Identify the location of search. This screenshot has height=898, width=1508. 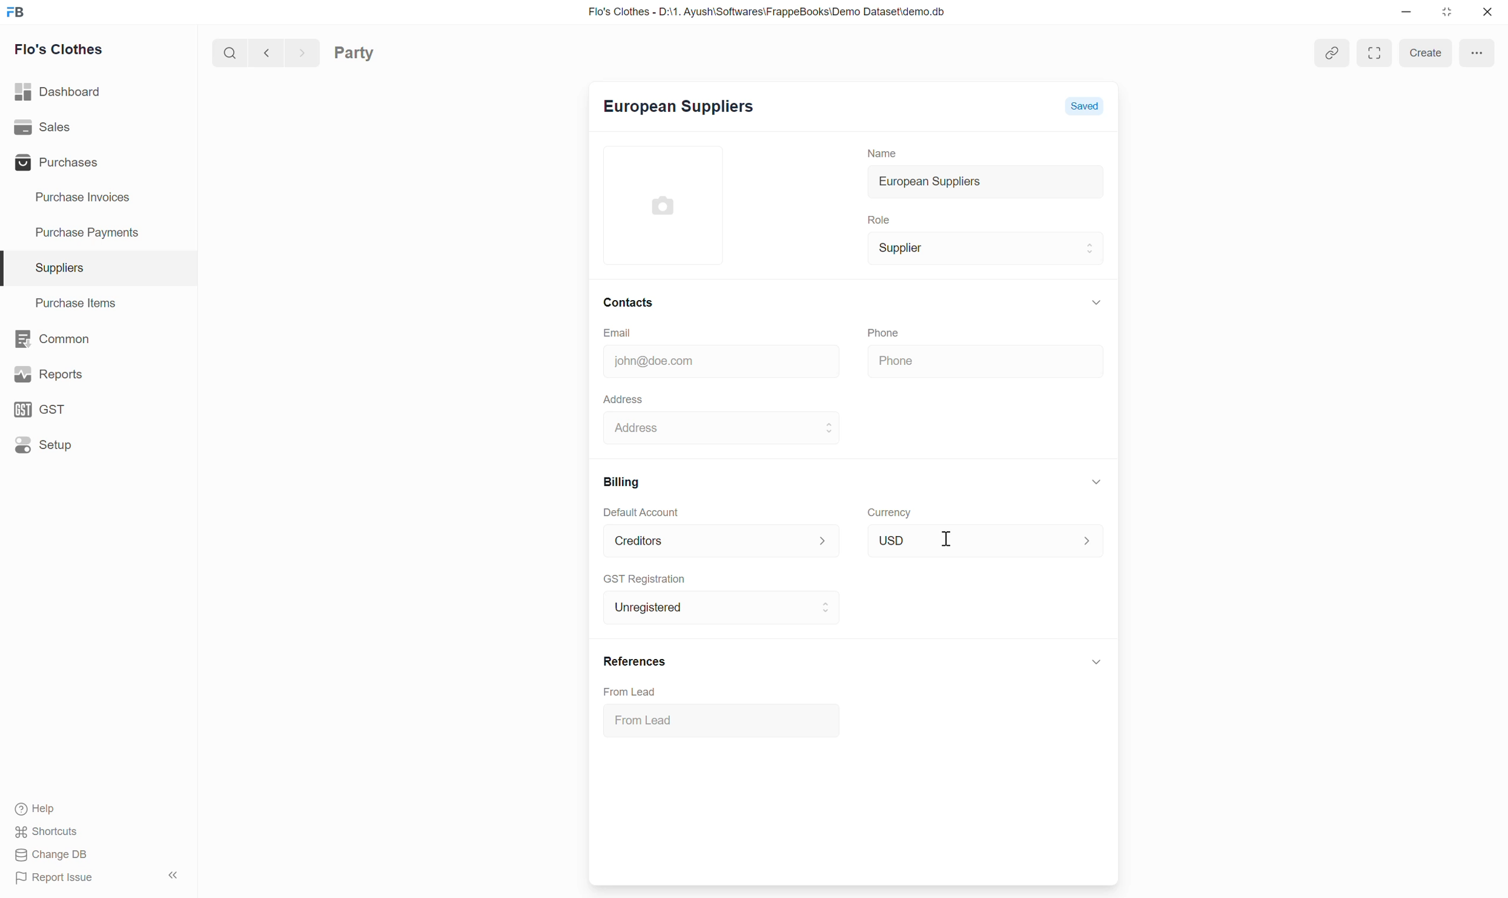
(225, 51).